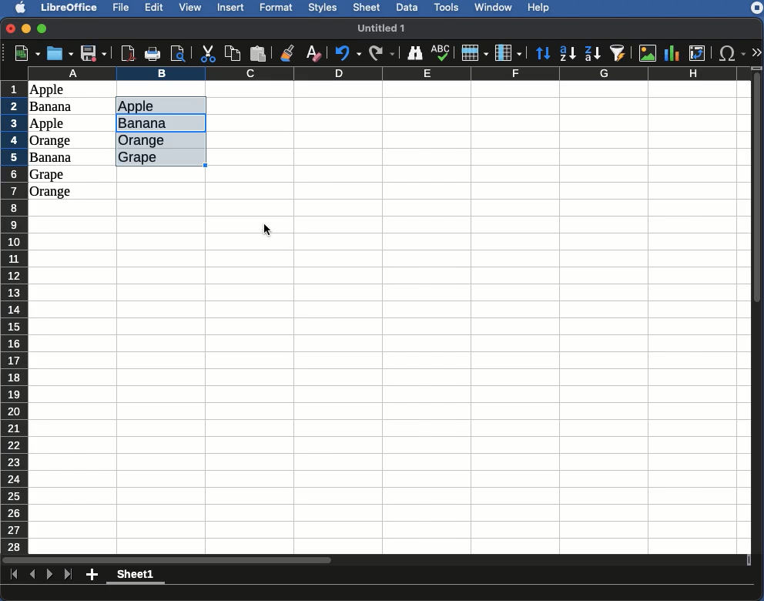 The height and width of the screenshot is (601, 764). I want to click on Grape, so click(49, 175).